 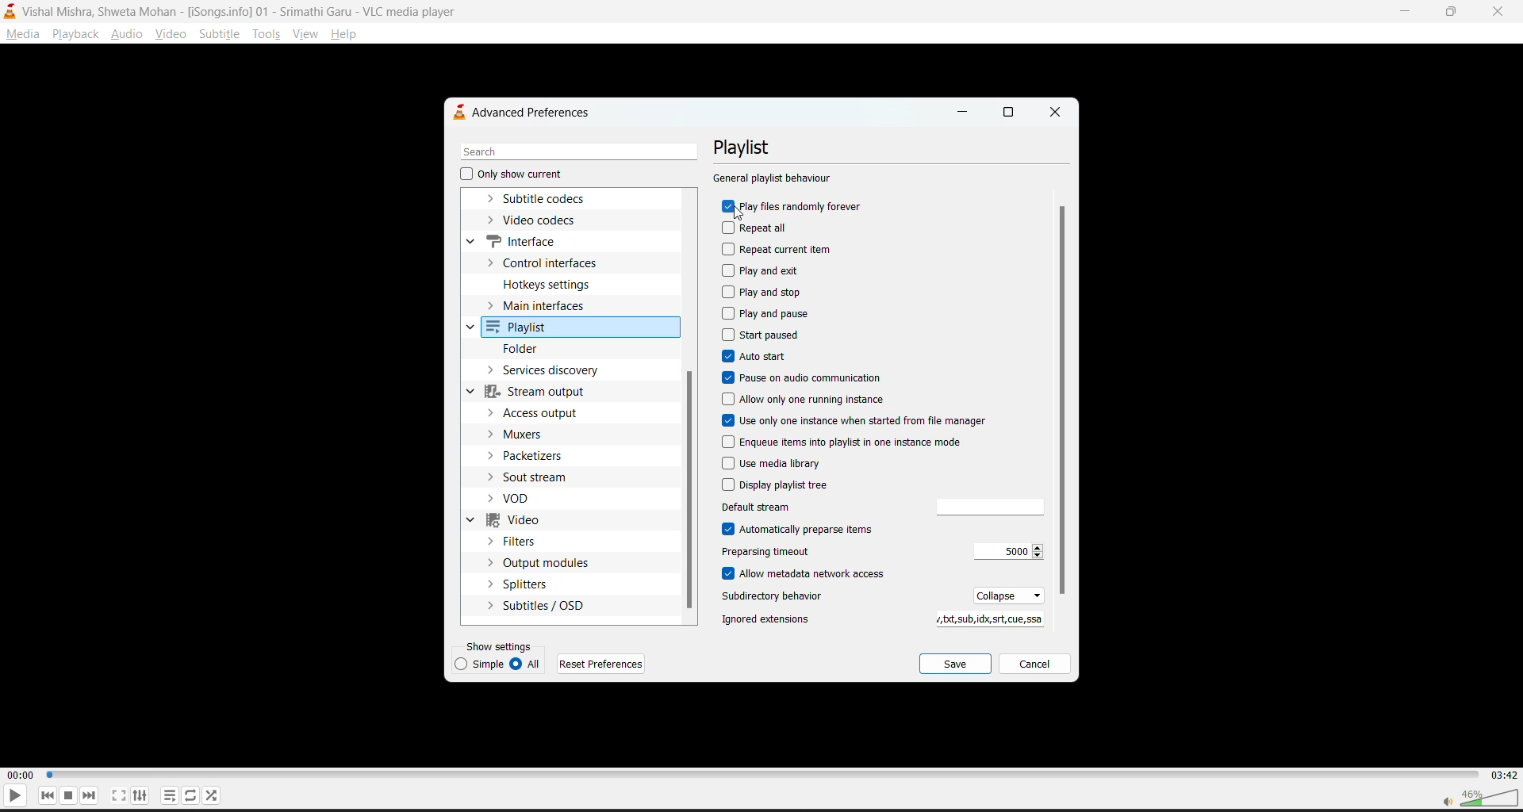 I want to click on access output, so click(x=537, y=415).